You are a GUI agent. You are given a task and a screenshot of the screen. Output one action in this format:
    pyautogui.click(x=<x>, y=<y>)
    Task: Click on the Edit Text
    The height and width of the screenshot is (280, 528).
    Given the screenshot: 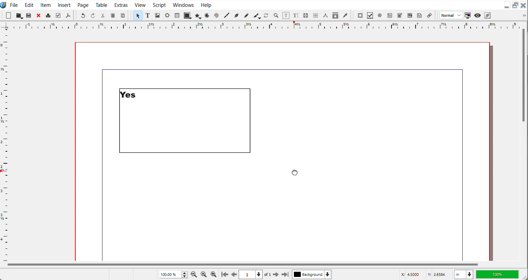 What is the action you would take?
    pyautogui.click(x=296, y=16)
    